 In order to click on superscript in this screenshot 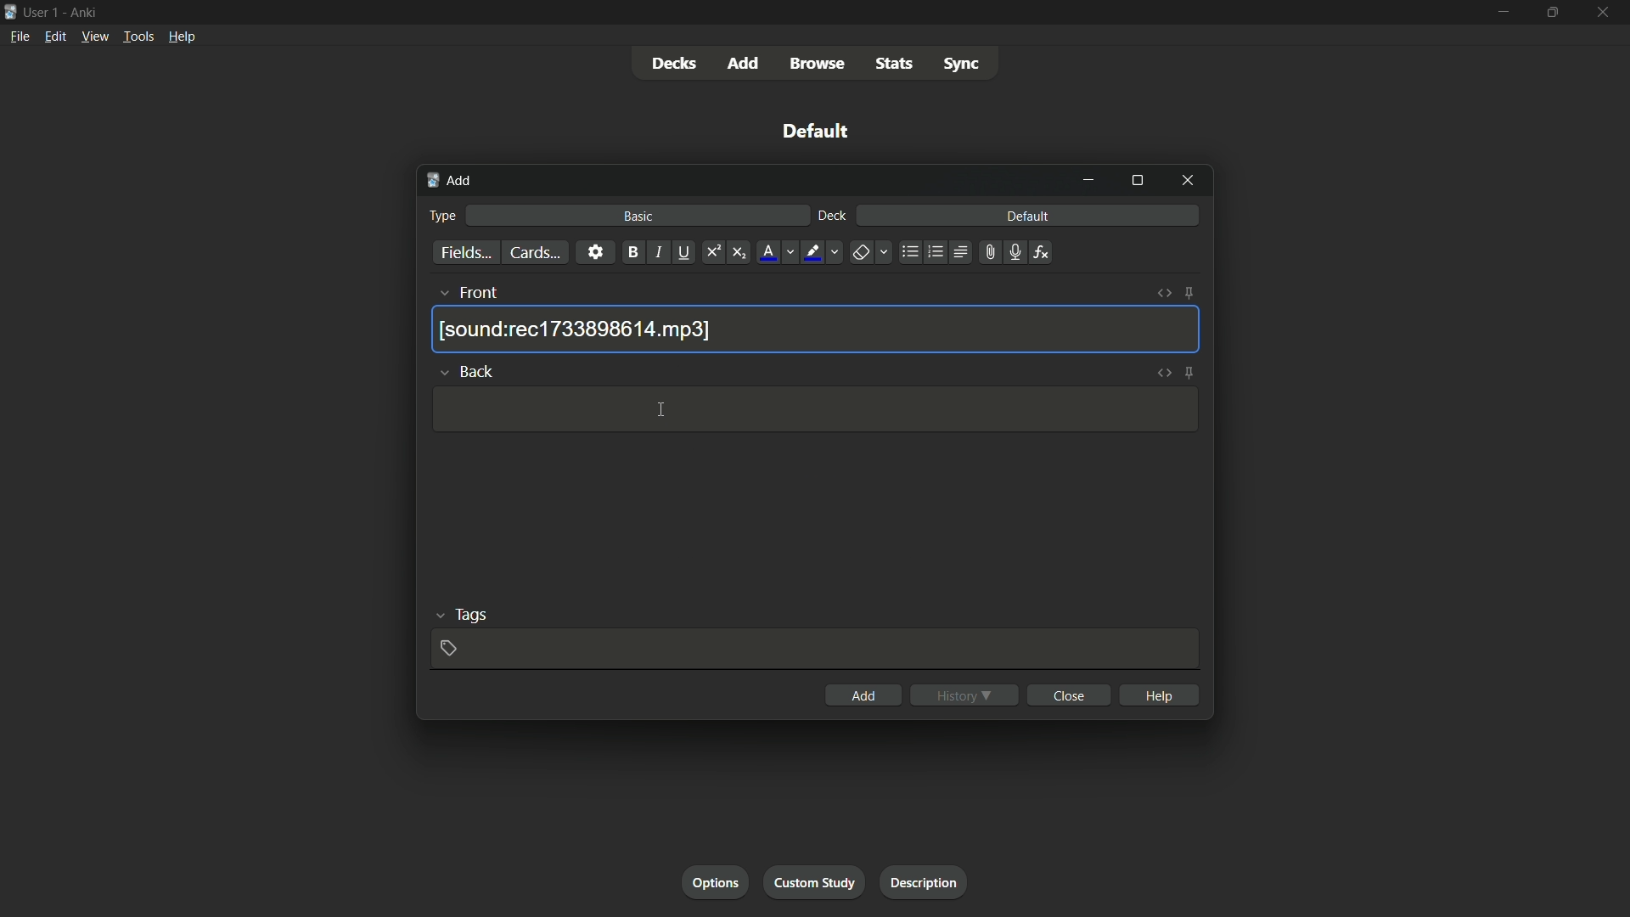, I will do `click(712, 252)`.